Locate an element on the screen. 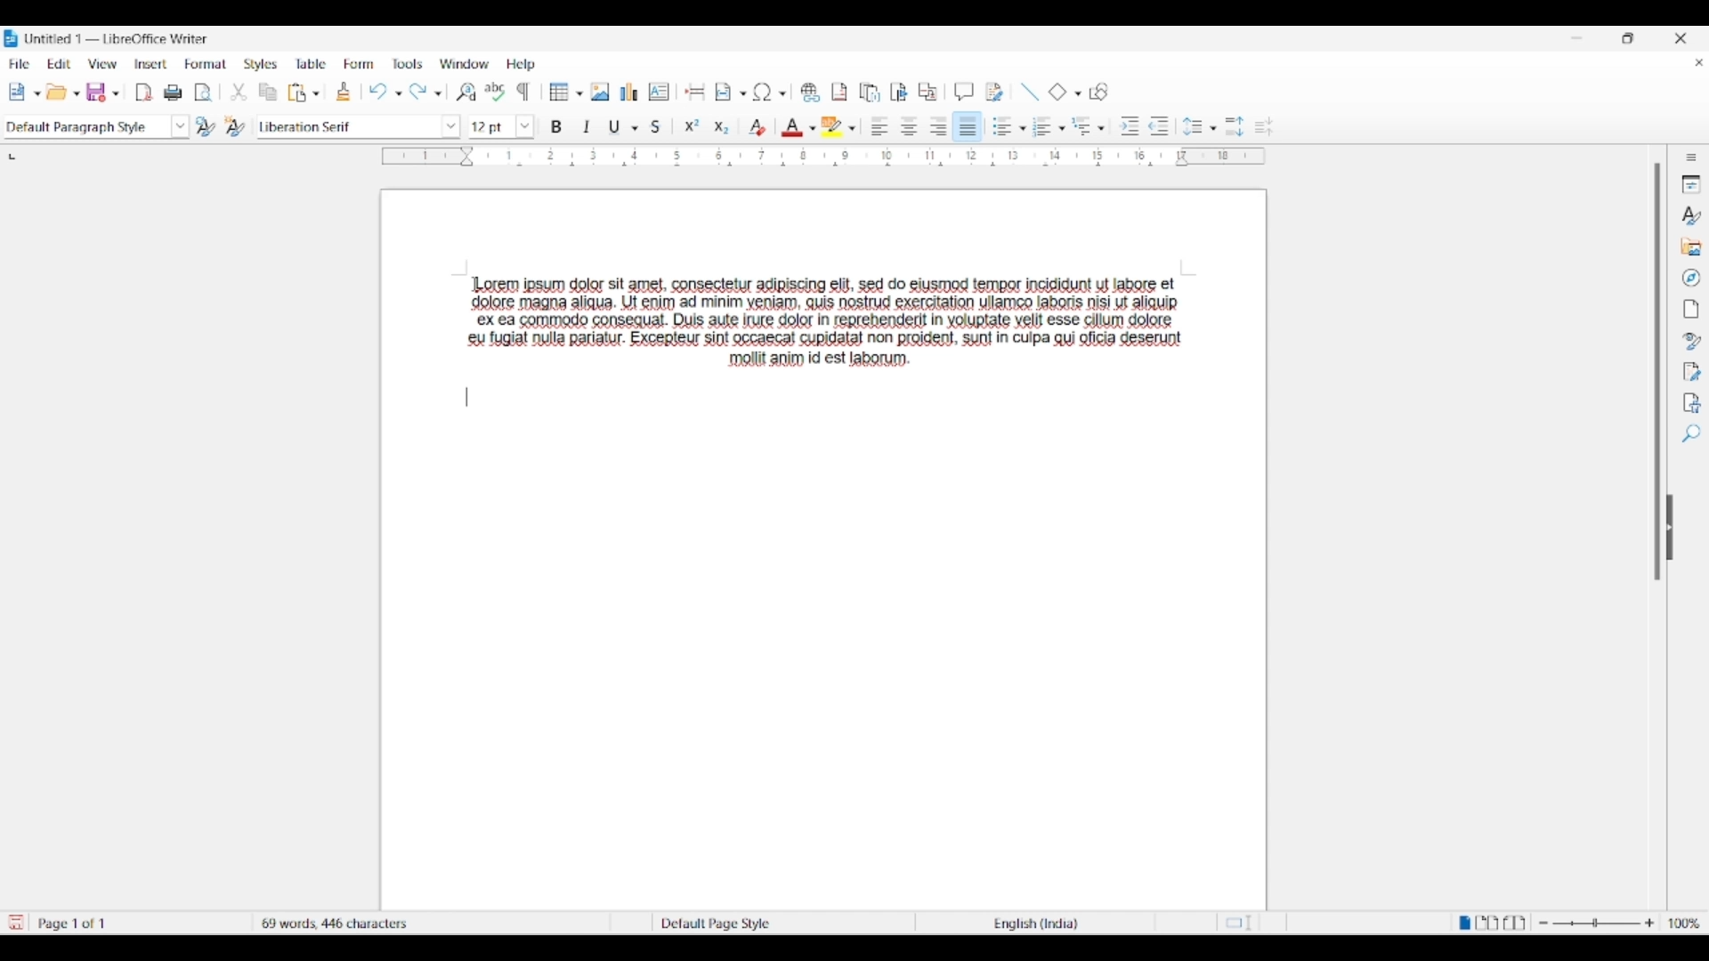 The width and height of the screenshot is (1709, 961). Clear direct formatting is located at coordinates (757, 127).